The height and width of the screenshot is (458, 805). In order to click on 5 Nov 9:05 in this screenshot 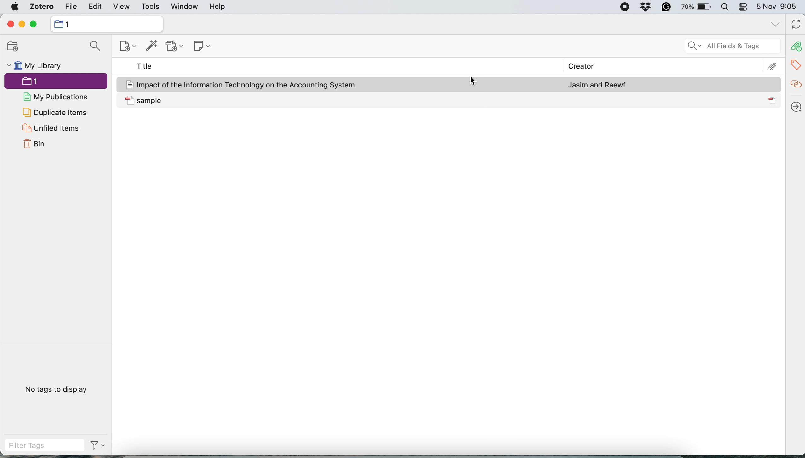, I will do `click(779, 7)`.